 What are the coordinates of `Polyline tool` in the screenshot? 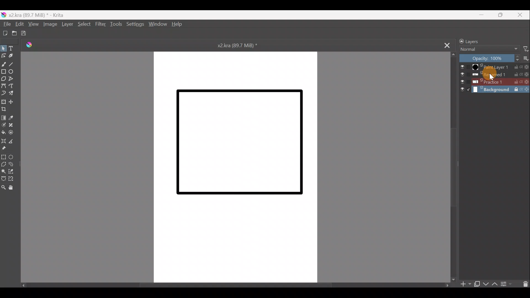 It's located at (13, 79).